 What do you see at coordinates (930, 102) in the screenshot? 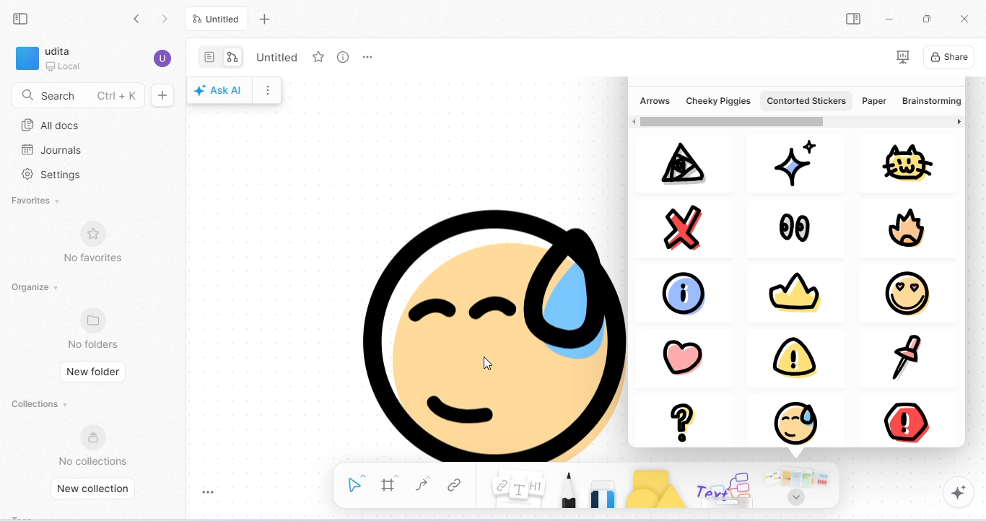
I see `brainstorming` at bounding box center [930, 102].